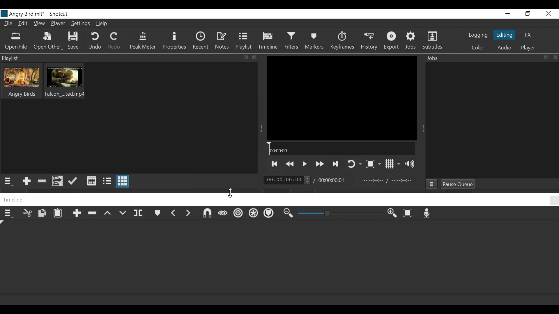 Image resolution: width=559 pixels, height=314 pixels. Describe the element at coordinates (58, 181) in the screenshot. I see `Add files to the playlist` at that location.